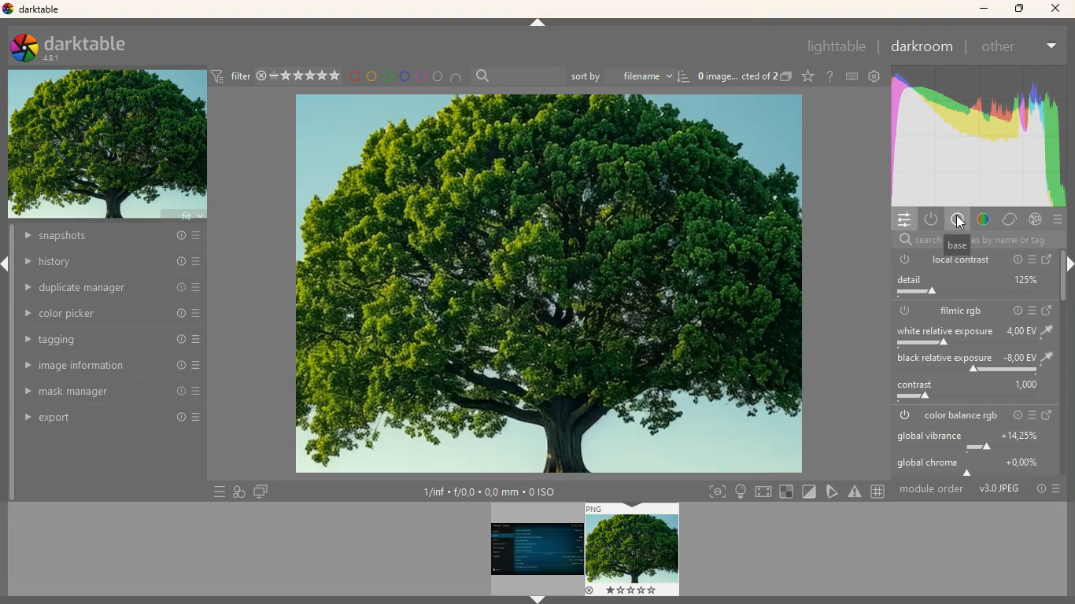  Describe the element at coordinates (1018, 311) in the screenshot. I see `info` at that location.